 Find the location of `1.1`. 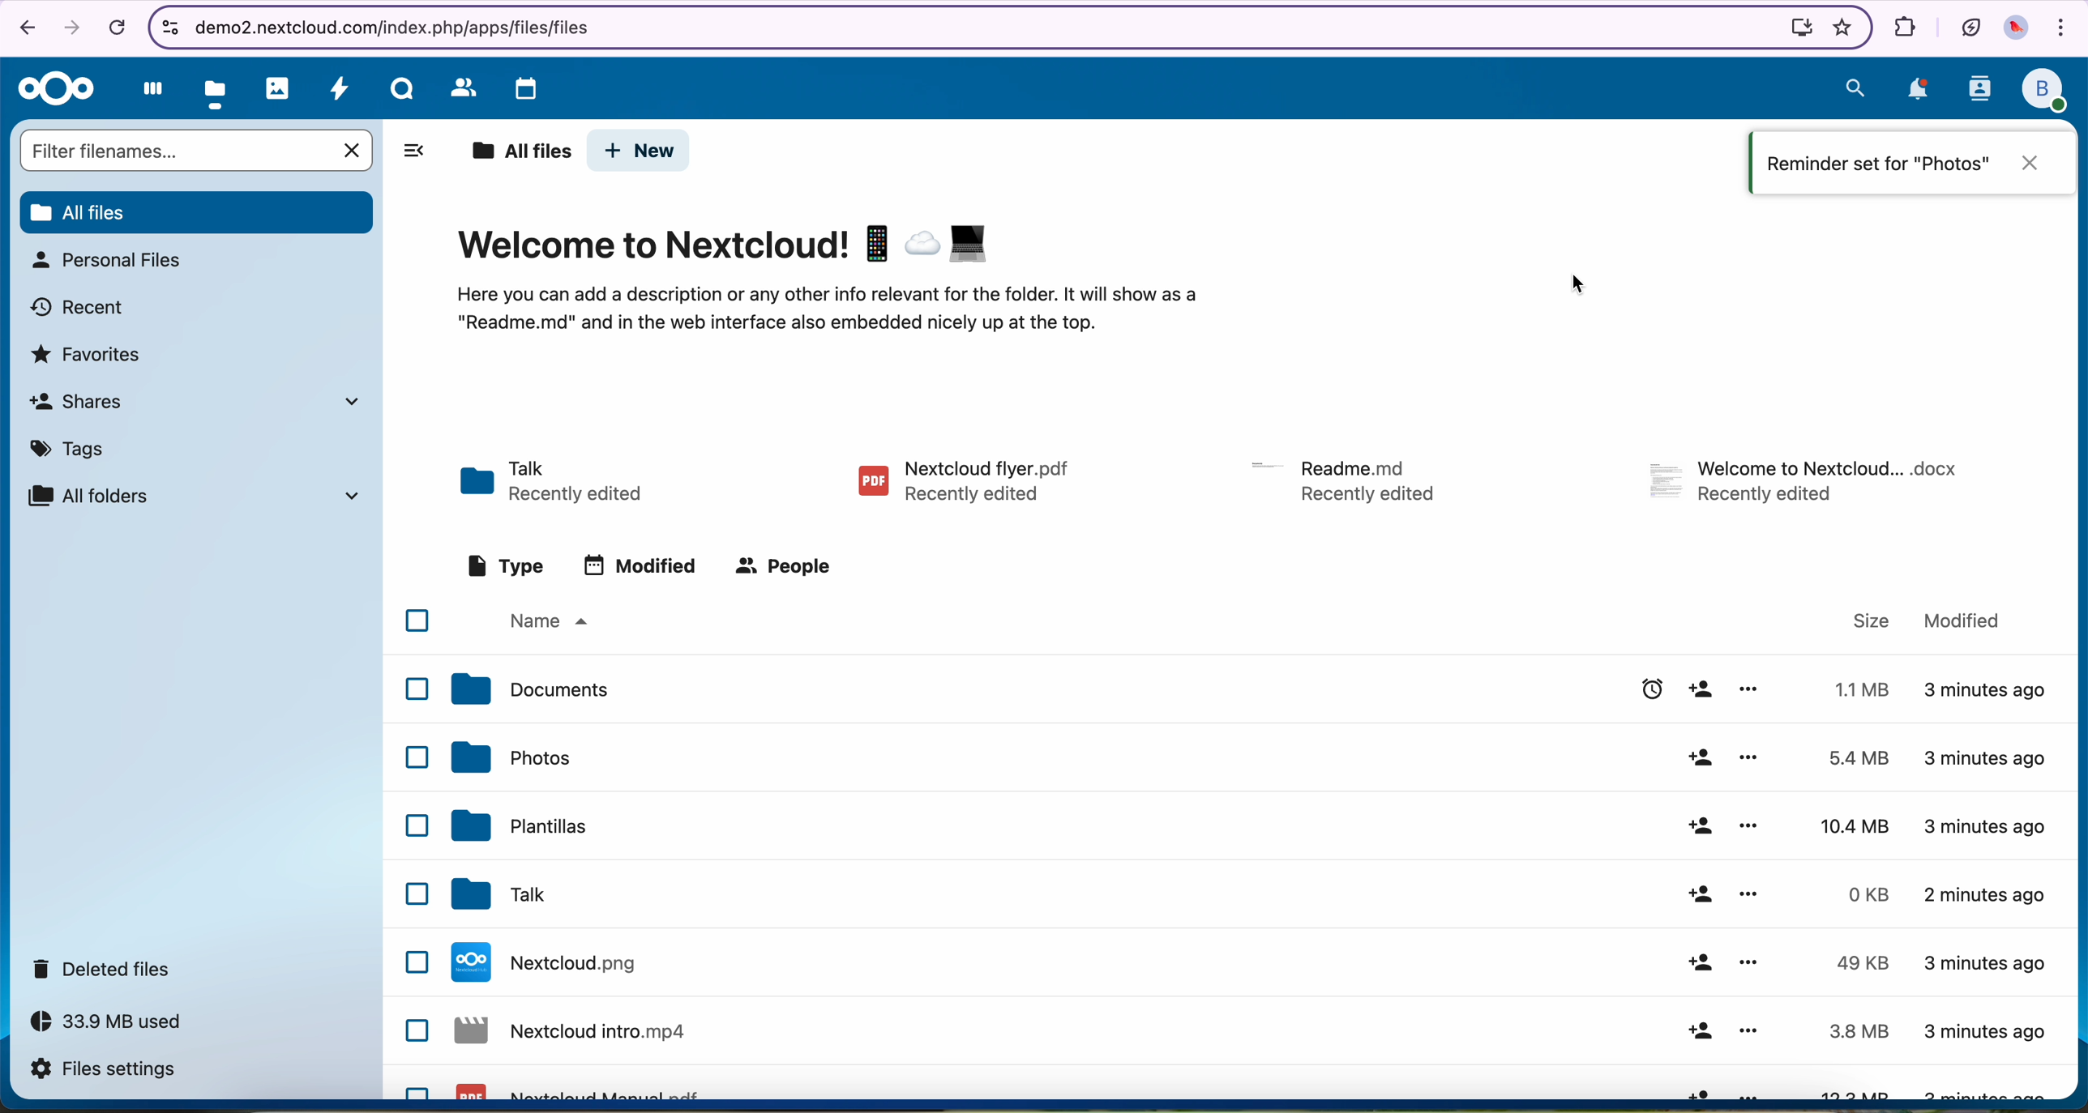

1.1 is located at coordinates (1855, 688).